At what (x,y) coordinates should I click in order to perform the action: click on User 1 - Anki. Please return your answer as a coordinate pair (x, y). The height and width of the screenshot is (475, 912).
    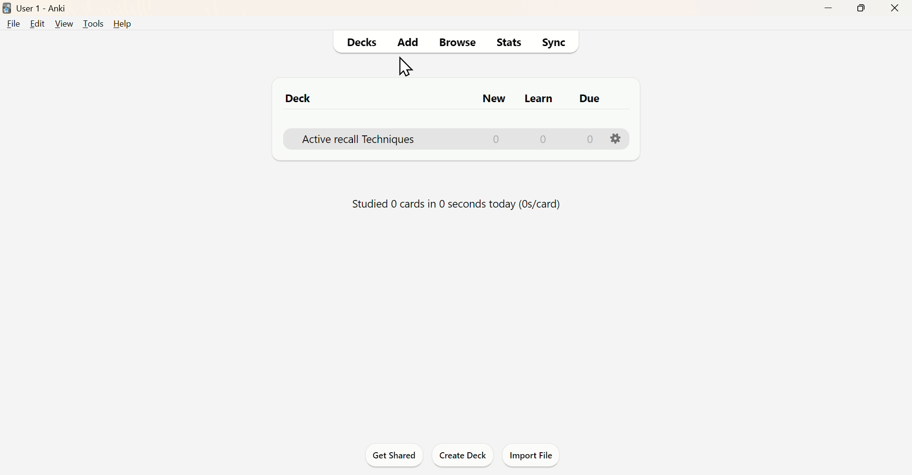
    Looking at the image, I should click on (45, 8).